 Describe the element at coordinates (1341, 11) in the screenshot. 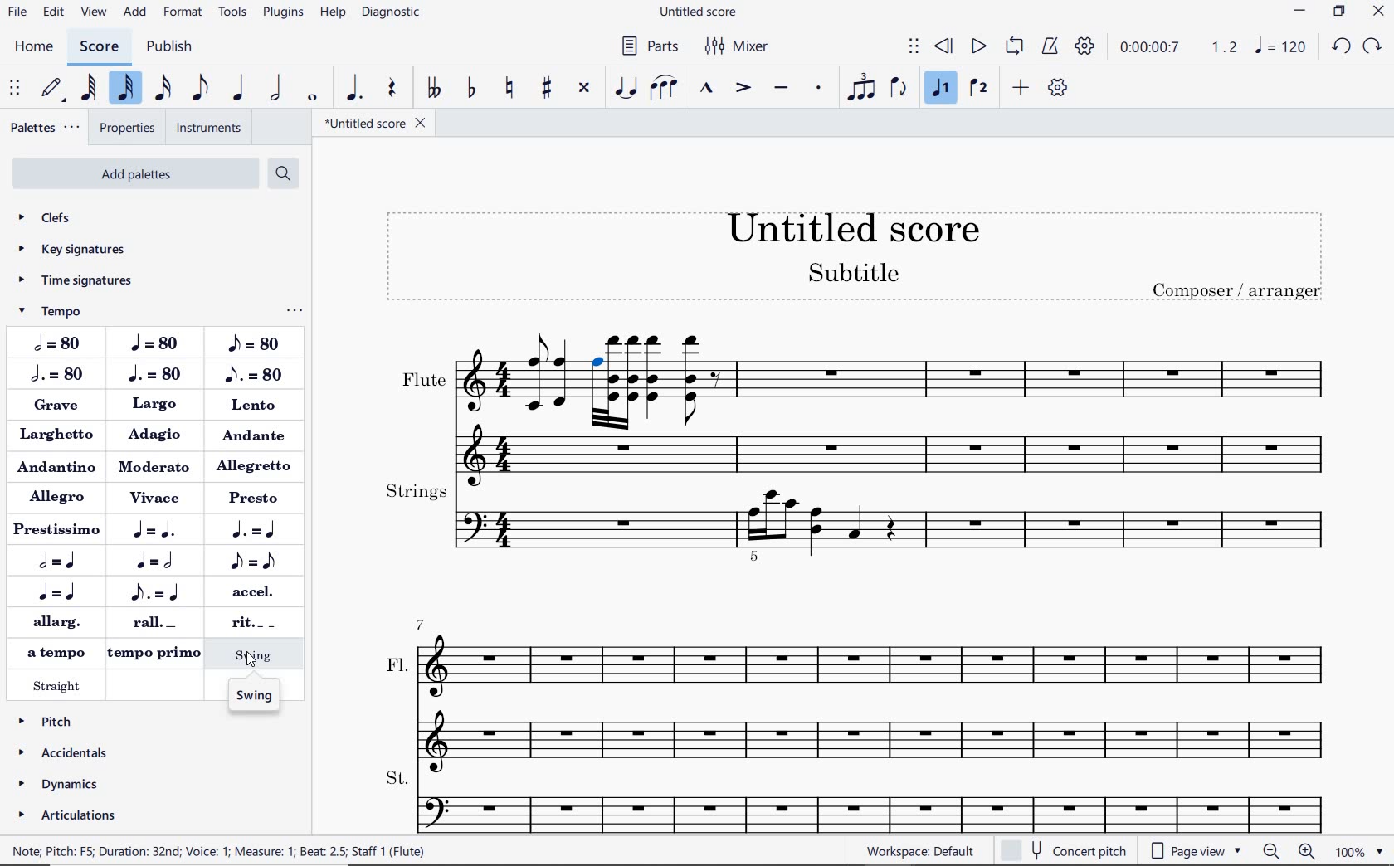

I see `restore down` at that location.